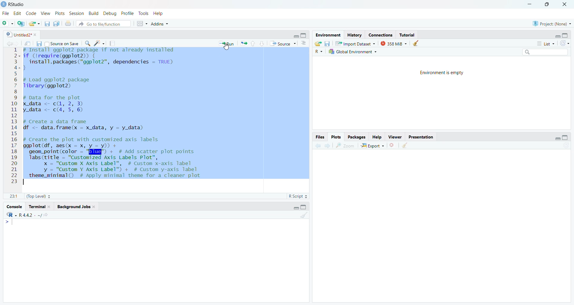  Describe the element at coordinates (33, 196) in the screenshot. I see `11 (Top Level) 3` at that location.